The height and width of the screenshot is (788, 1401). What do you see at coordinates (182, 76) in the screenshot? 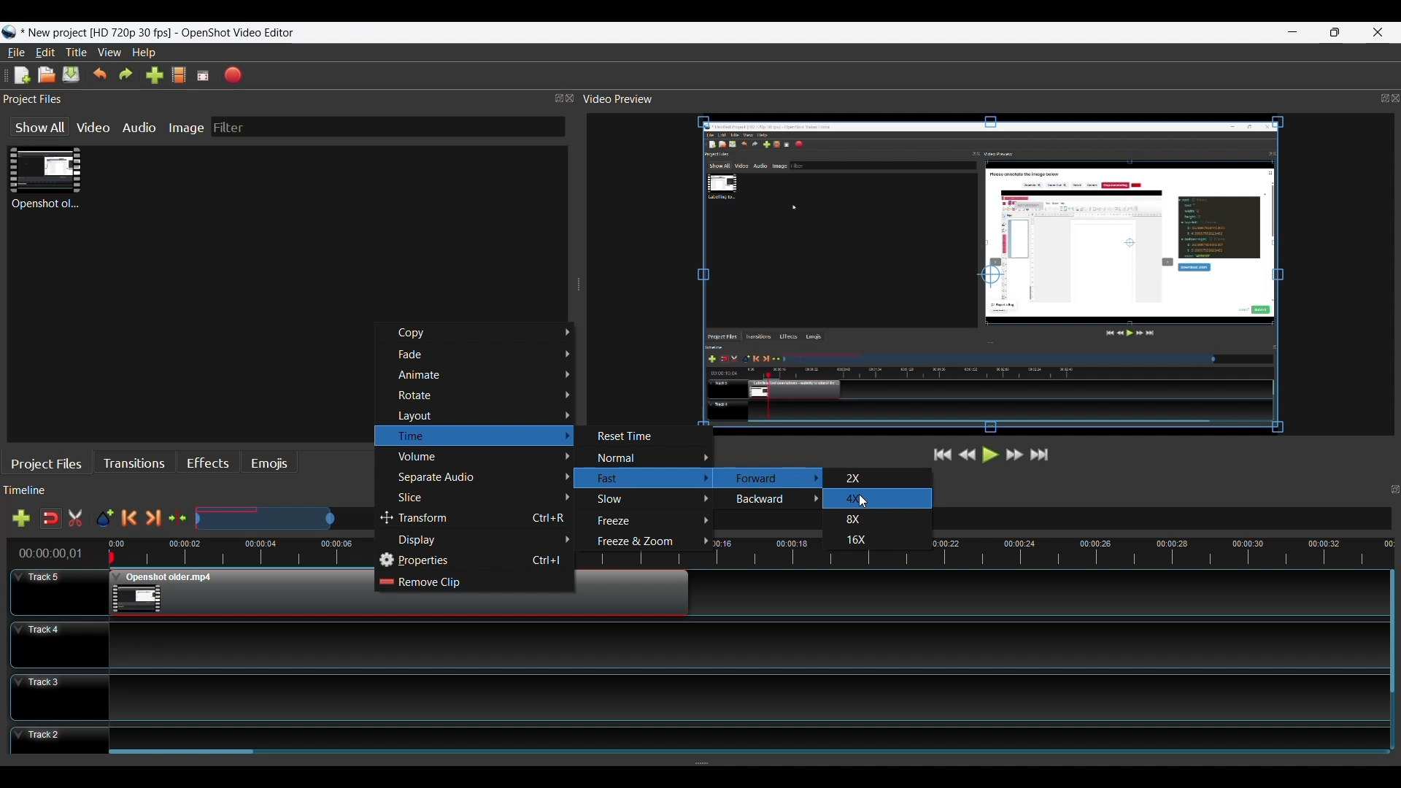
I see `Choose File` at bounding box center [182, 76].